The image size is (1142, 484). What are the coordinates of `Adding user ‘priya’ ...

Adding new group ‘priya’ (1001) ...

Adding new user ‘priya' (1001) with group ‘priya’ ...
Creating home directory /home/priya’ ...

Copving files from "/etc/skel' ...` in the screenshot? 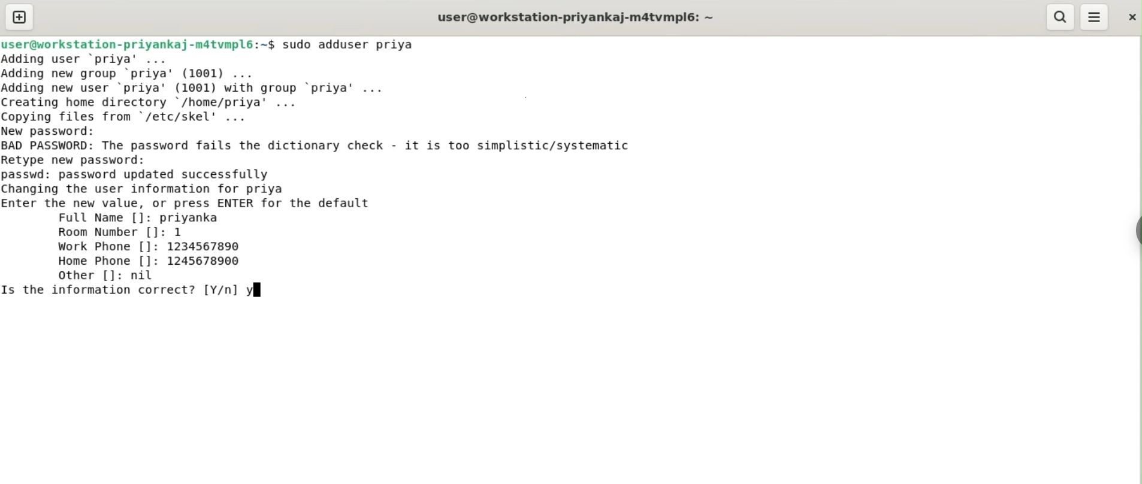 It's located at (232, 87).